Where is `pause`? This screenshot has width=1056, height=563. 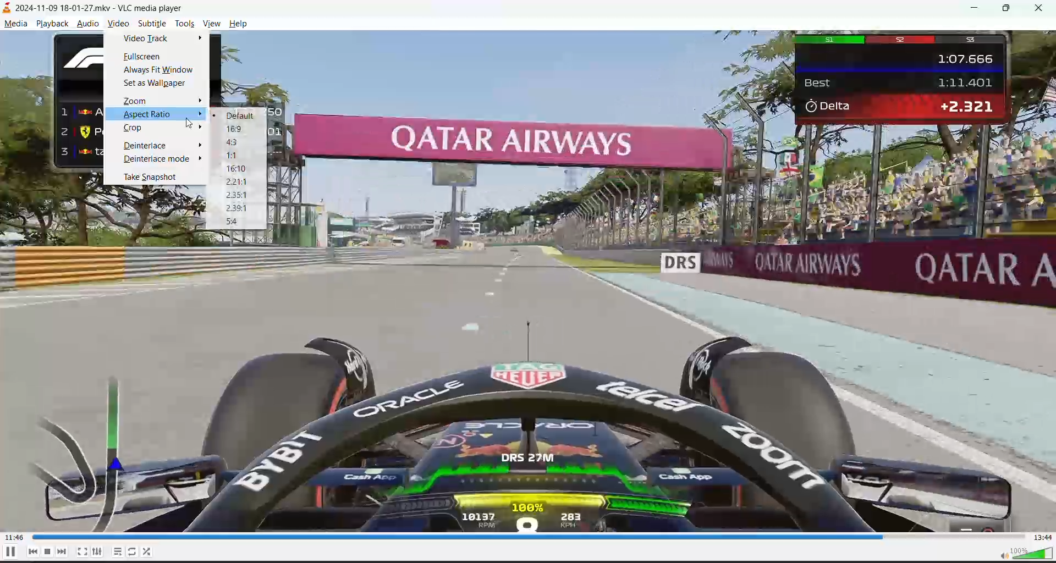 pause is located at coordinates (13, 553).